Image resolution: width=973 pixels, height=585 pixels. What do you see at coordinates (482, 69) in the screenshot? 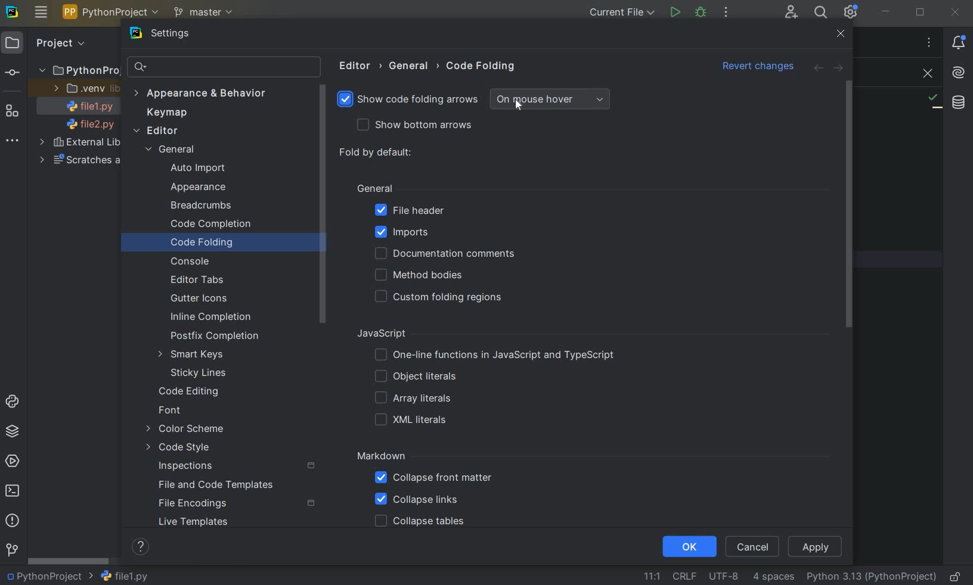
I see `CODE FOLDING` at bounding box center [482, 69].